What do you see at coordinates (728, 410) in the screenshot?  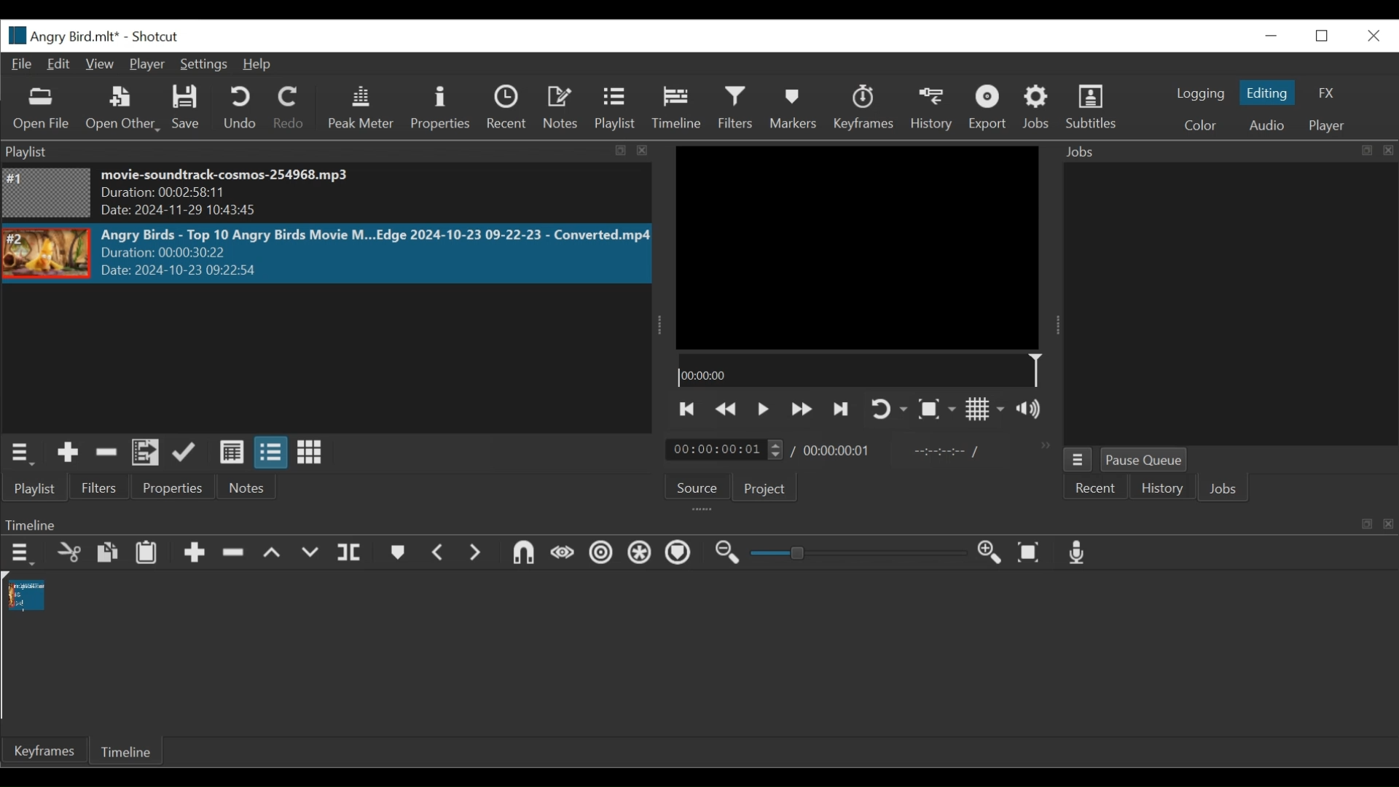 I see `Play quickly backward` at bounding box center [728, 410].